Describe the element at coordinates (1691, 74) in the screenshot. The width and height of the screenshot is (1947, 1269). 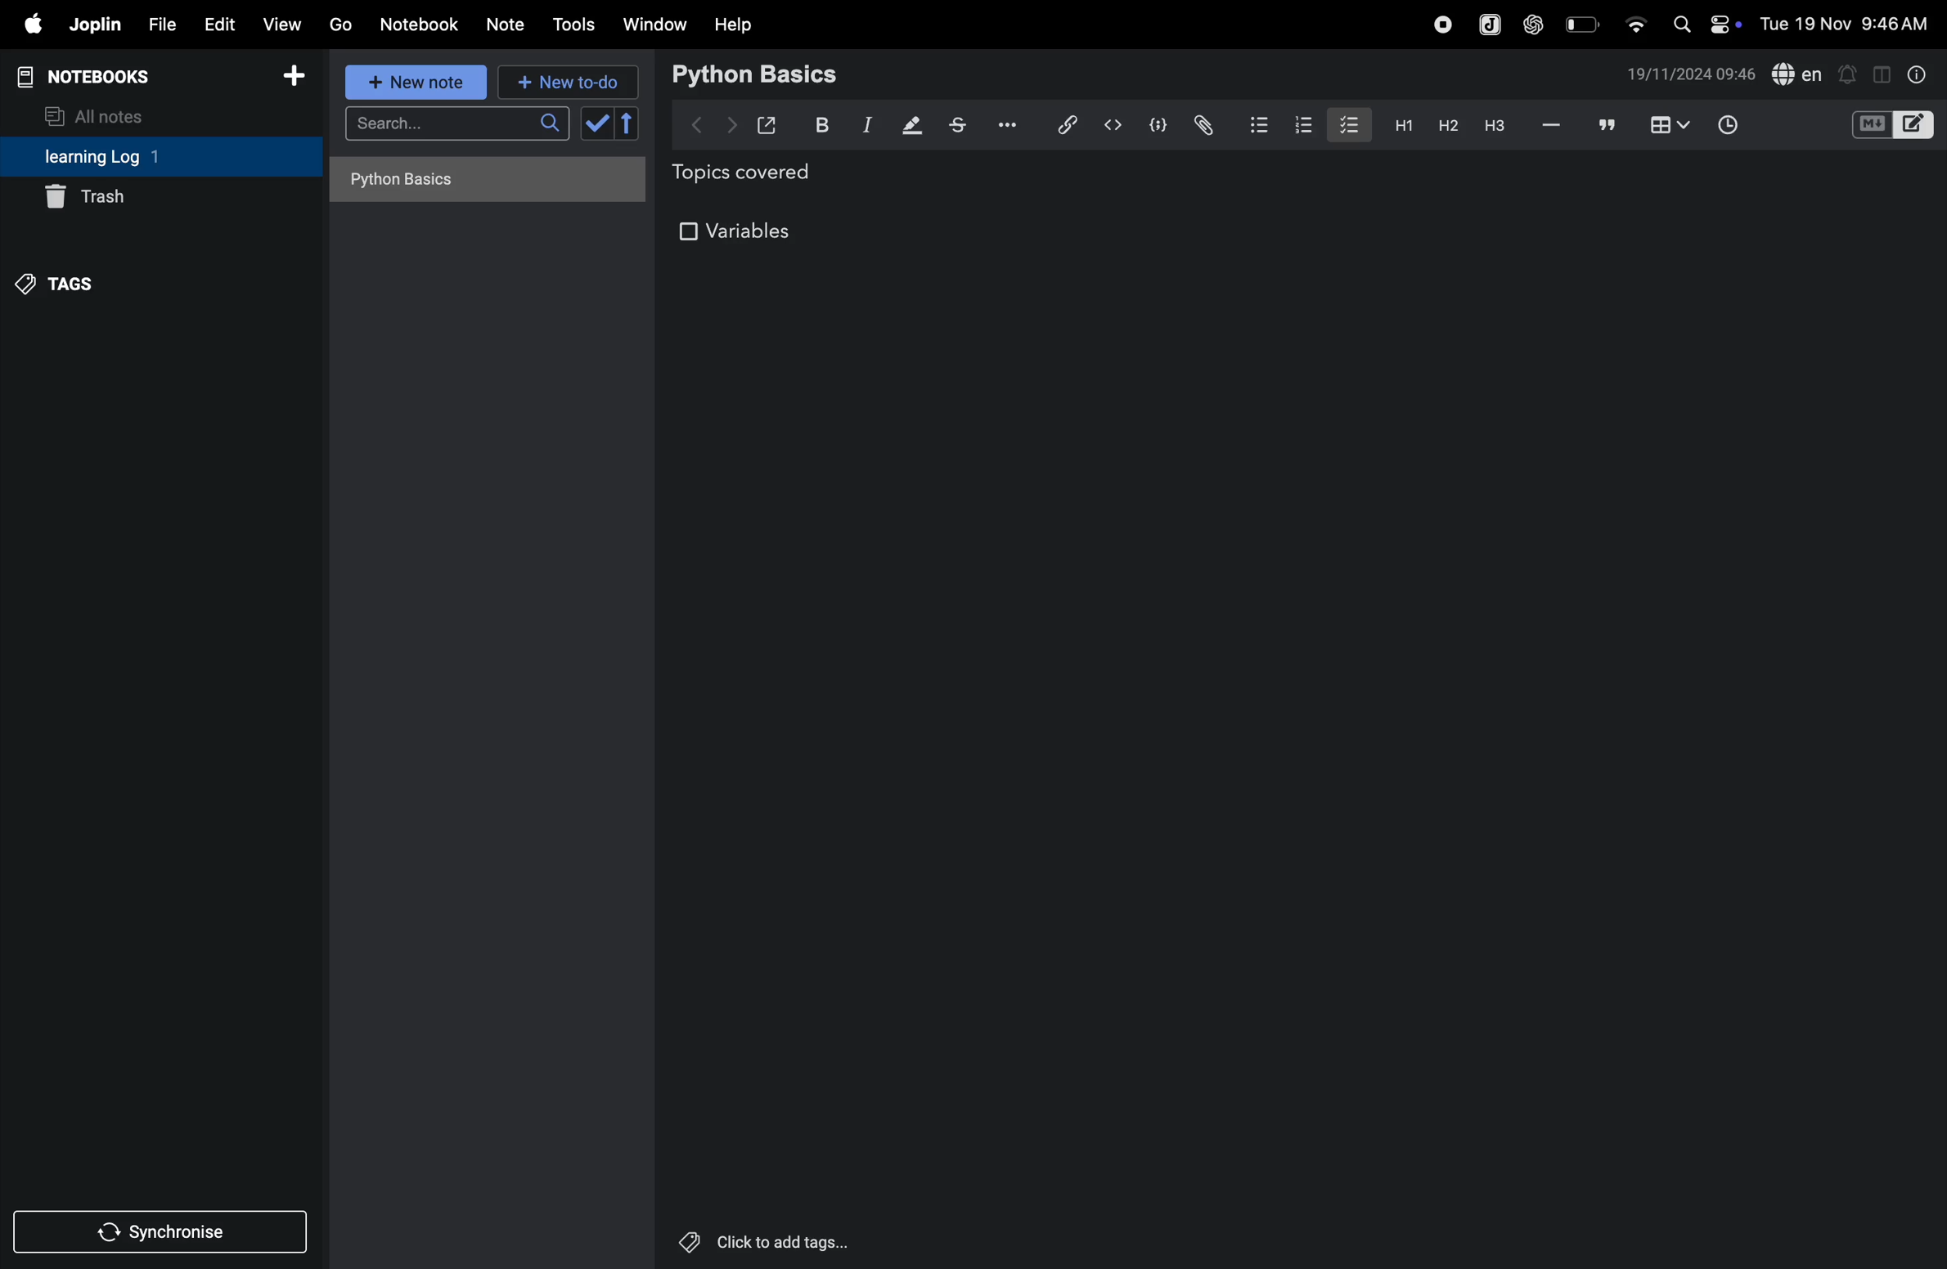
I see `date and time` at that location.